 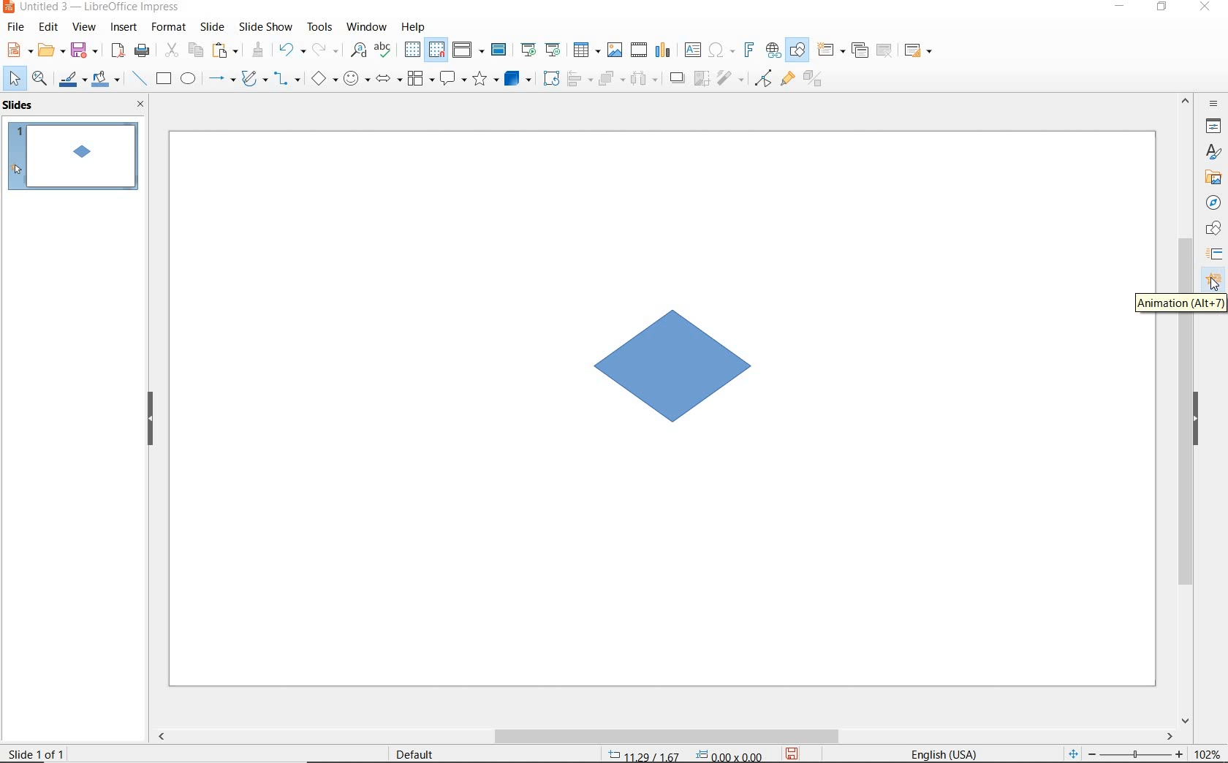 What do you see at coordinates (170, 29) in the screenshot?
I see `format` at bounding box center [170, 29].